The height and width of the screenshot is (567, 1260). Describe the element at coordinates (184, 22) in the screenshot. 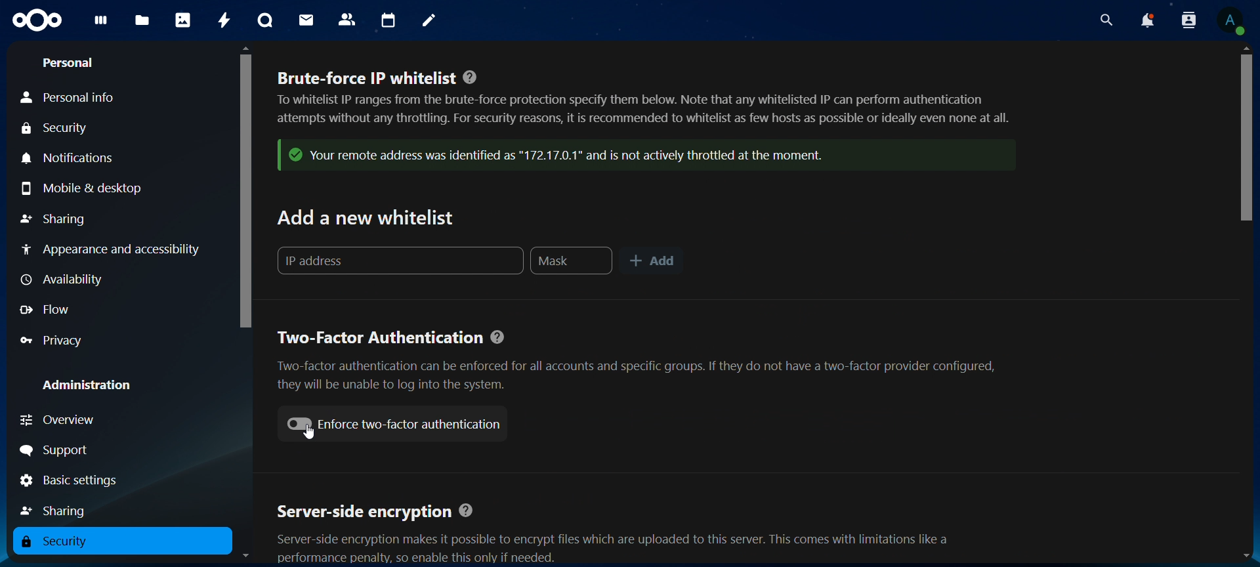

I see `photos` at that location.